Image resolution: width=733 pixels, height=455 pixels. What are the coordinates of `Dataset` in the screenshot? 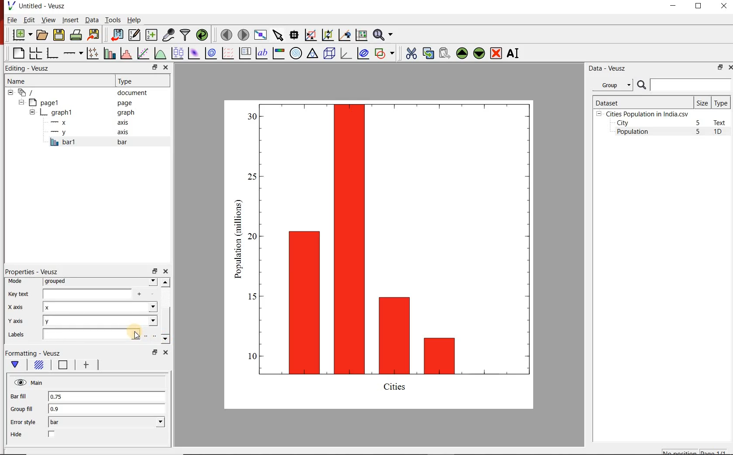 It's located at (642, 102).